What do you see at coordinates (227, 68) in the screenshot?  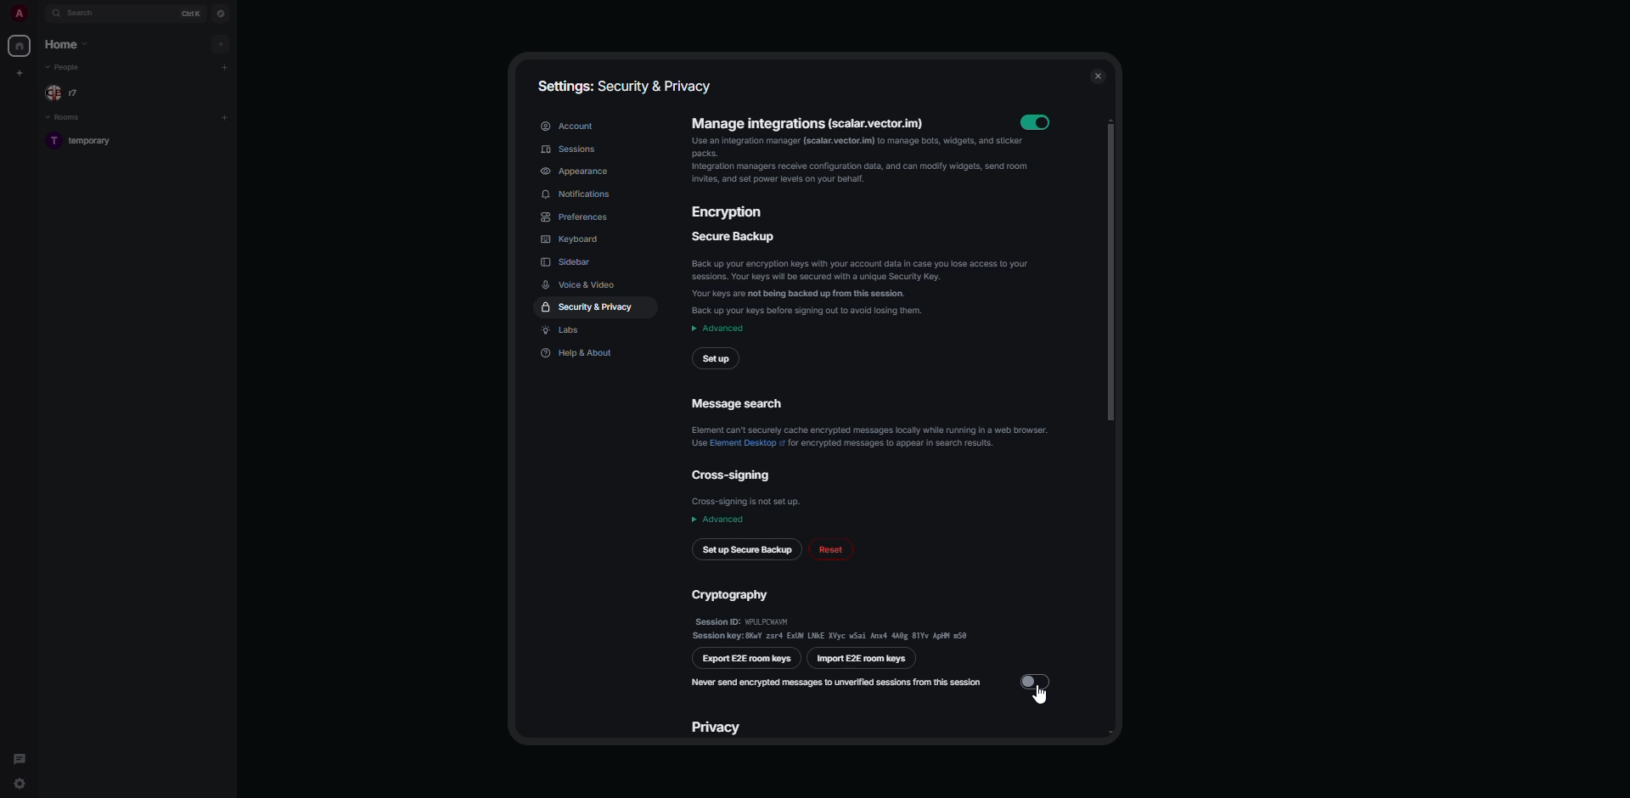 I see `add` at bounding box center [227, 68].